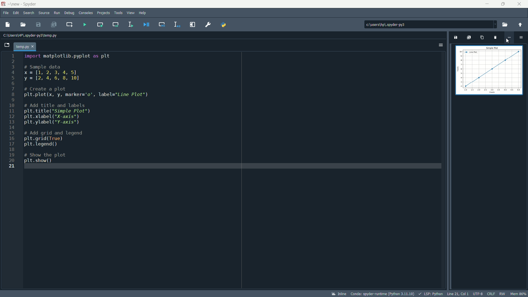  I want to click on debug cell, so click(161, 24).